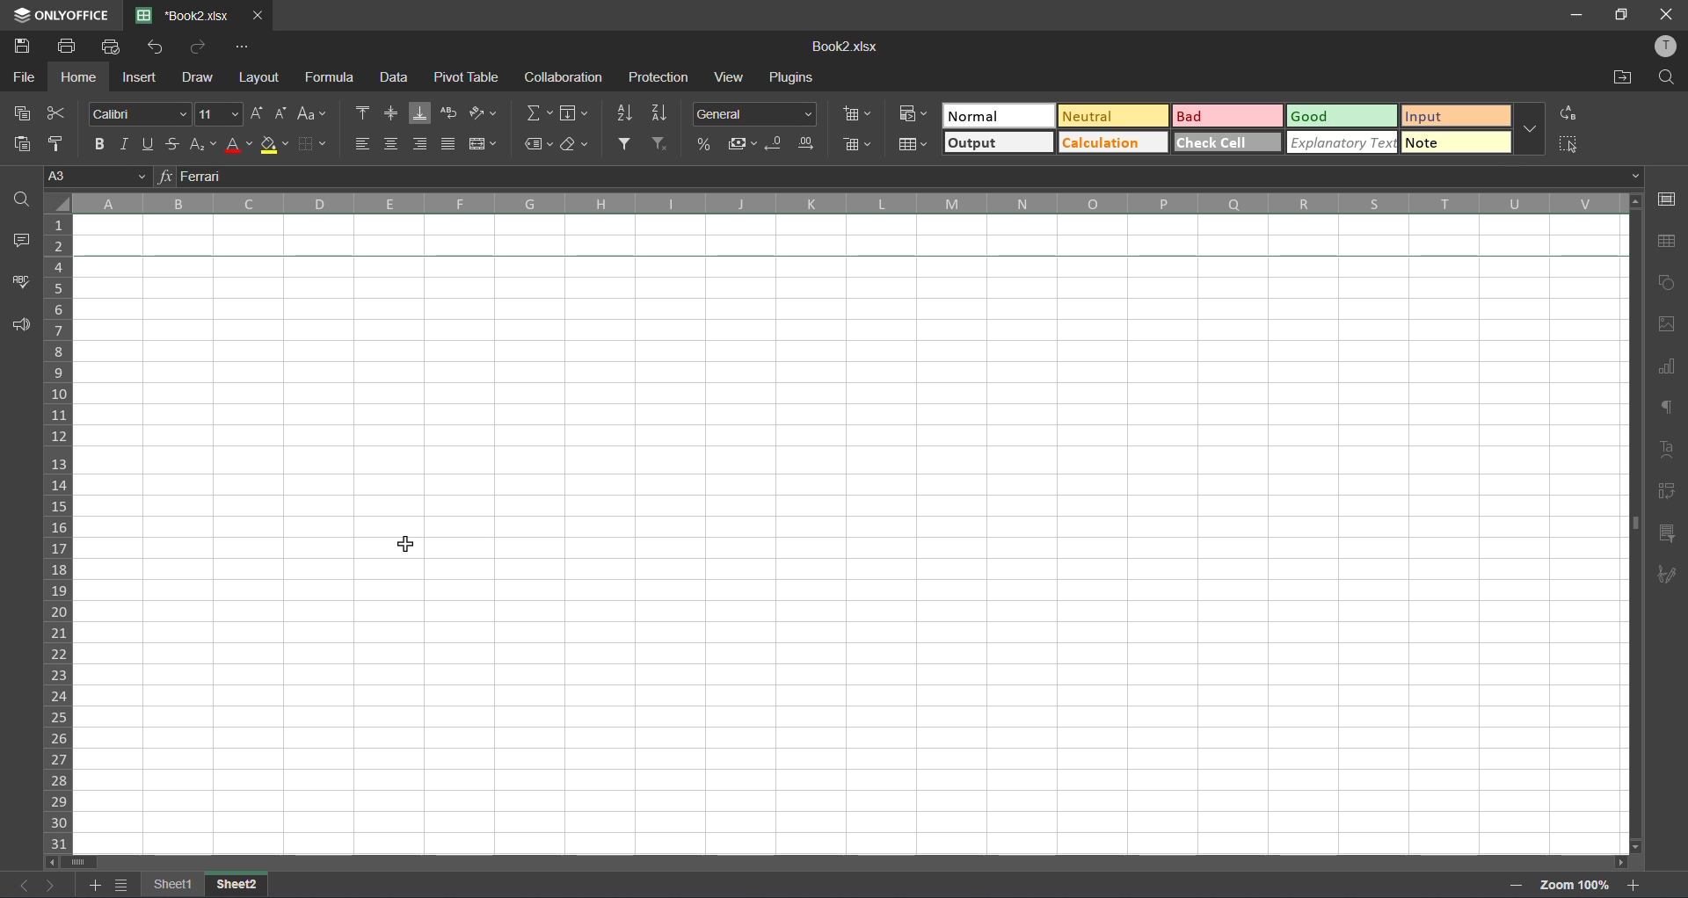  What do you see at coordinates (97, 178) in the screenshot?
I see `cell address` at bounding box center [97, 178].